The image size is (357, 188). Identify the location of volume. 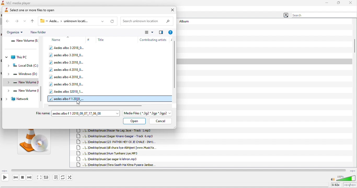
(346, 178).